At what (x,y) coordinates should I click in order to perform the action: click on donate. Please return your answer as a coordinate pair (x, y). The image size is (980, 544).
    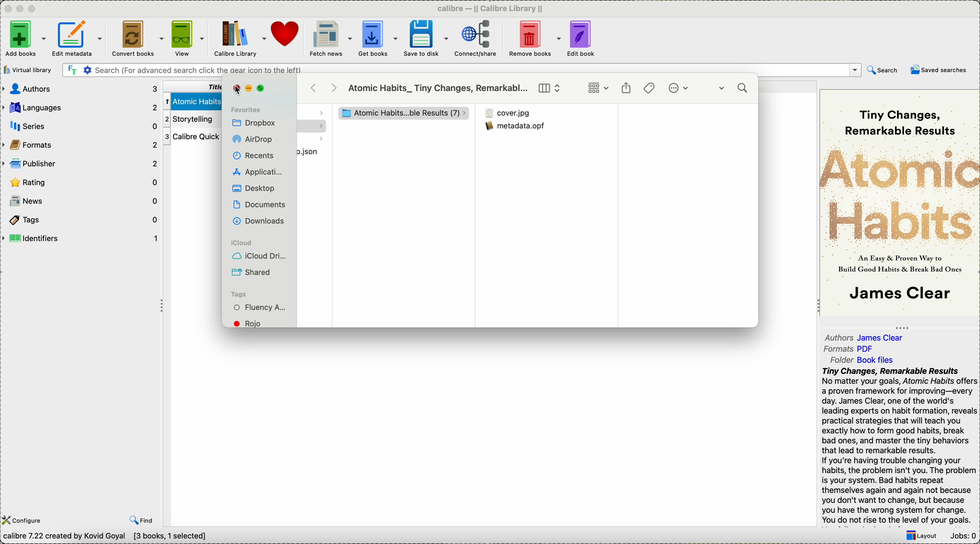
    Looking at the image, I should click on (286, 34).